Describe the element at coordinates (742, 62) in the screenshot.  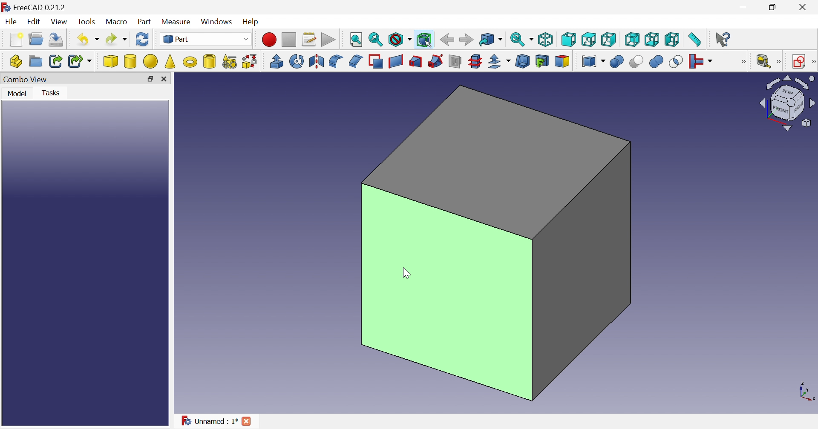
I see `[Boolean]` at that location.